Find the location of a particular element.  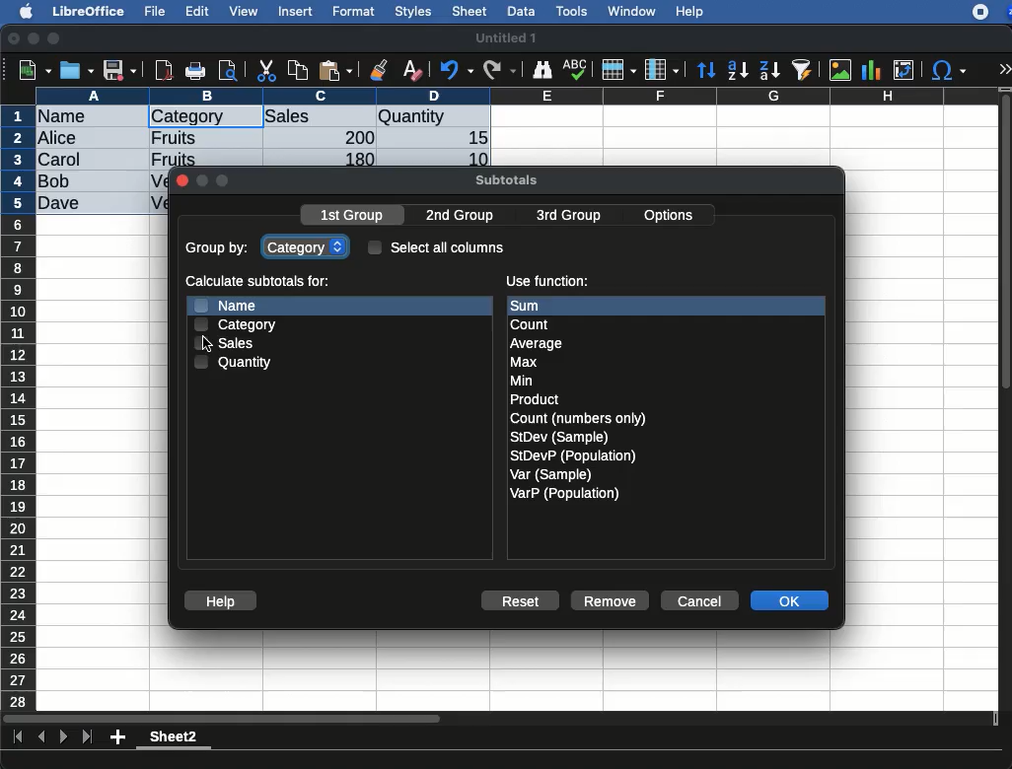

SitDevP (Population) is located at coordinates (574, 455).